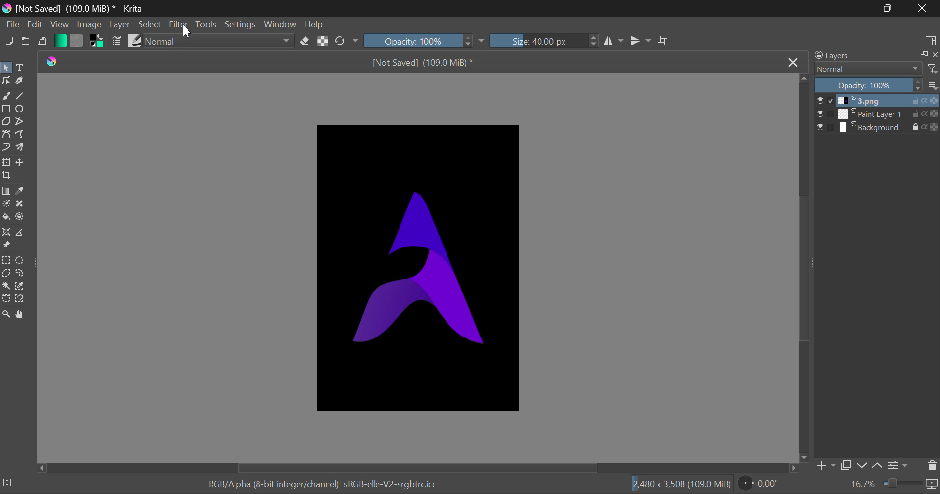 The height and width of the screenshot is (494, 940). I want to click on Layer, so click(120, 24).